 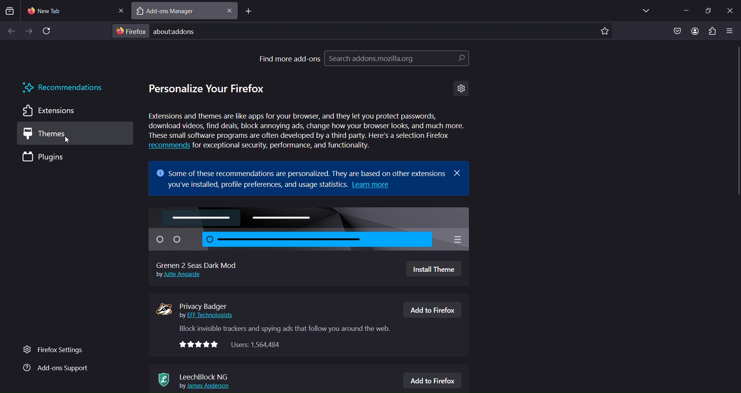 I want to click on leechblock NG, so click(x=165, y=380).